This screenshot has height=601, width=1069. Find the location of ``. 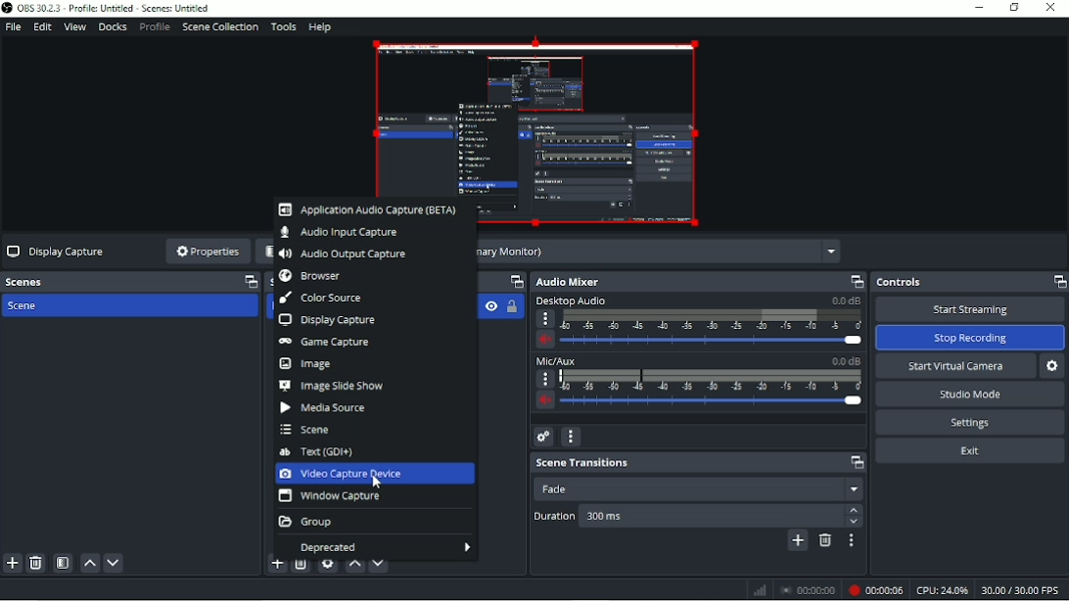

 is located at coordinates (710, 516).